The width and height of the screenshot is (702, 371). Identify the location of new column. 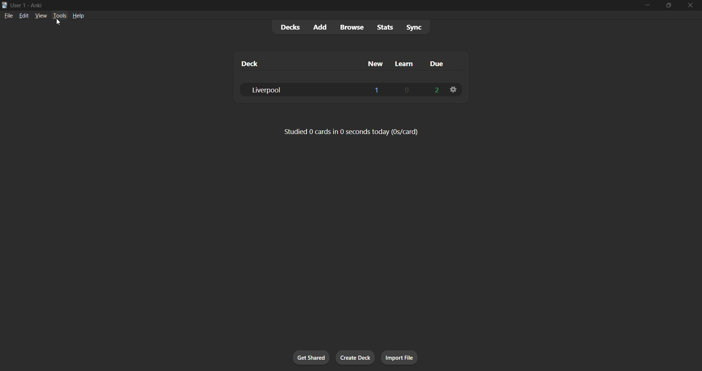
(375, 64).